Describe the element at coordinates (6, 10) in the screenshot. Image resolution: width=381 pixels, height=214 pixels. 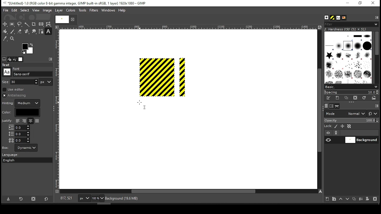
I see `file` at that location.